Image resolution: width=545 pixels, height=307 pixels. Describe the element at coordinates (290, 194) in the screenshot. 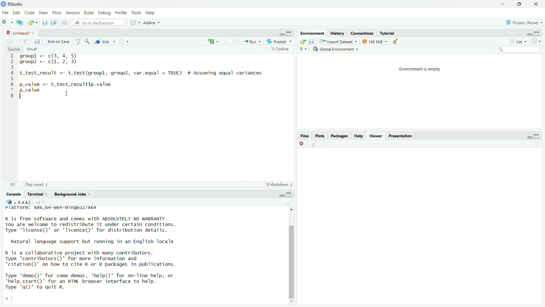

I see `maximise` at that location.